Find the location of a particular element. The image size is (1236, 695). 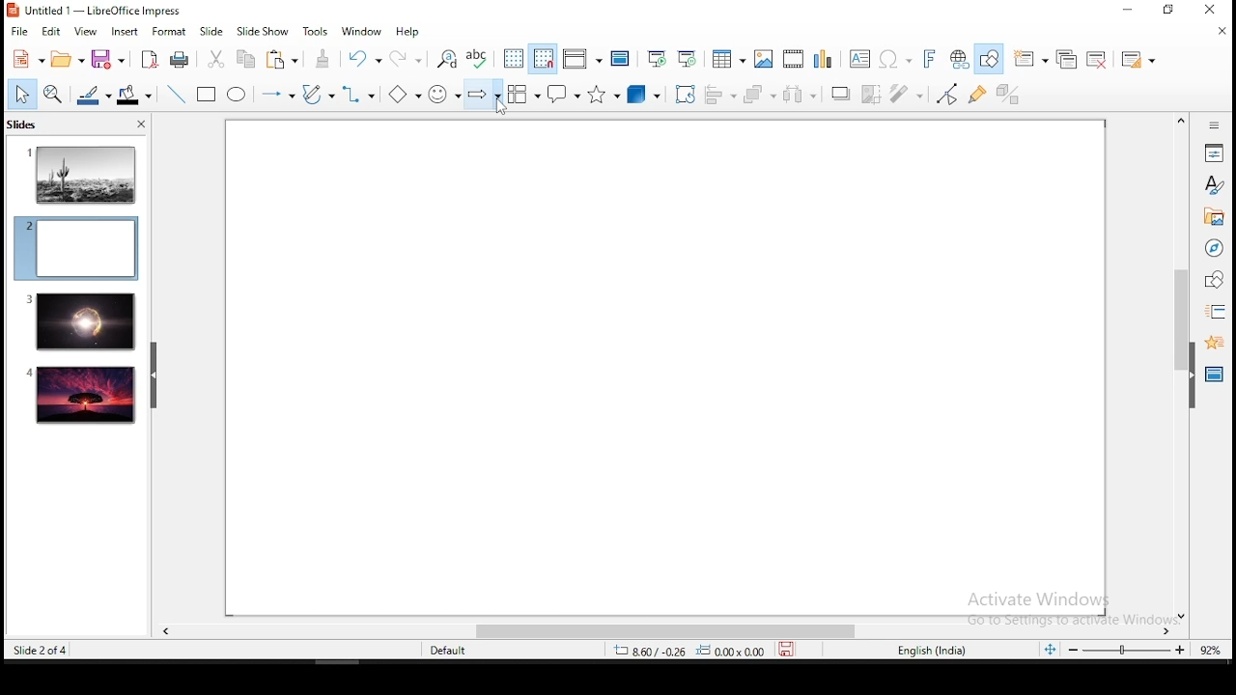

default is located at coordinates (450, 652).